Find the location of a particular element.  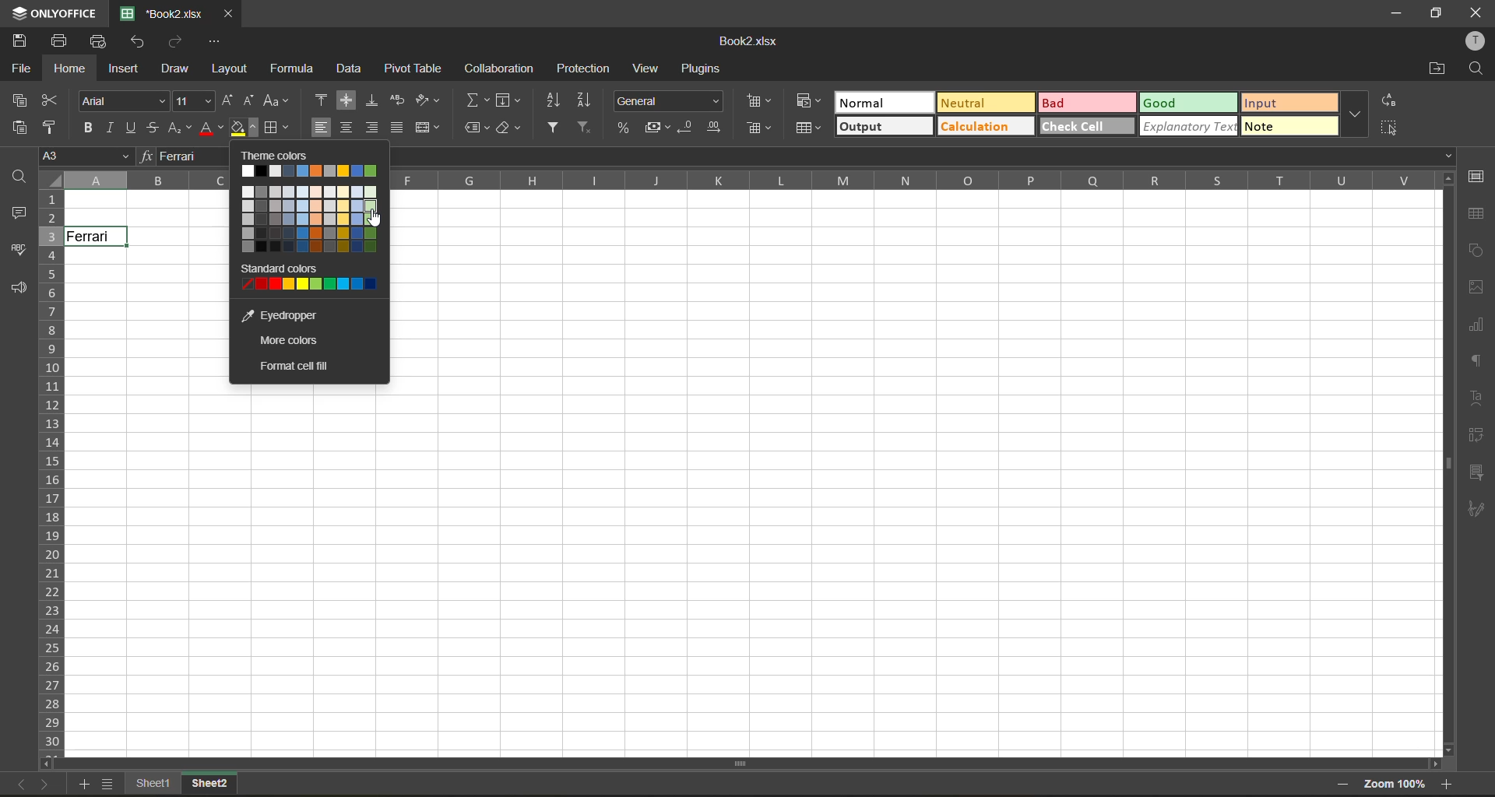

number format is located at coordinates (669, 101).